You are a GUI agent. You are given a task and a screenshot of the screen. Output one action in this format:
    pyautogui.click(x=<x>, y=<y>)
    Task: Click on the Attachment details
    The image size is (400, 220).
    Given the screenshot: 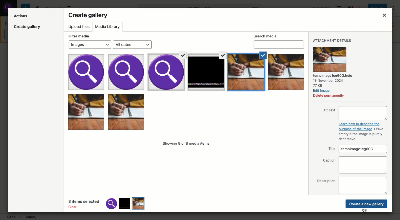 What is the action you would take?
    pyautogui.click(x=330, y=59)
    